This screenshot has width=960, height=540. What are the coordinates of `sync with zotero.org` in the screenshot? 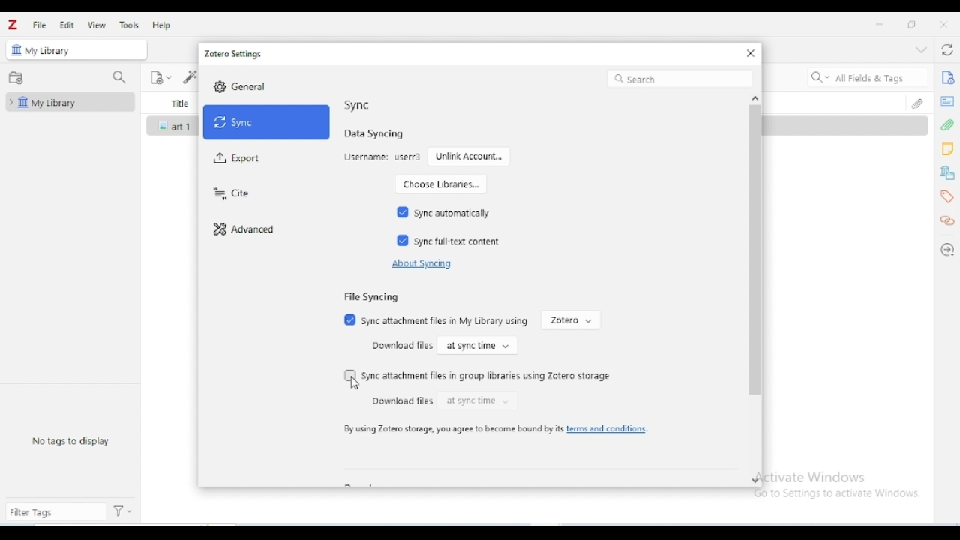 It's located at (948, 49).